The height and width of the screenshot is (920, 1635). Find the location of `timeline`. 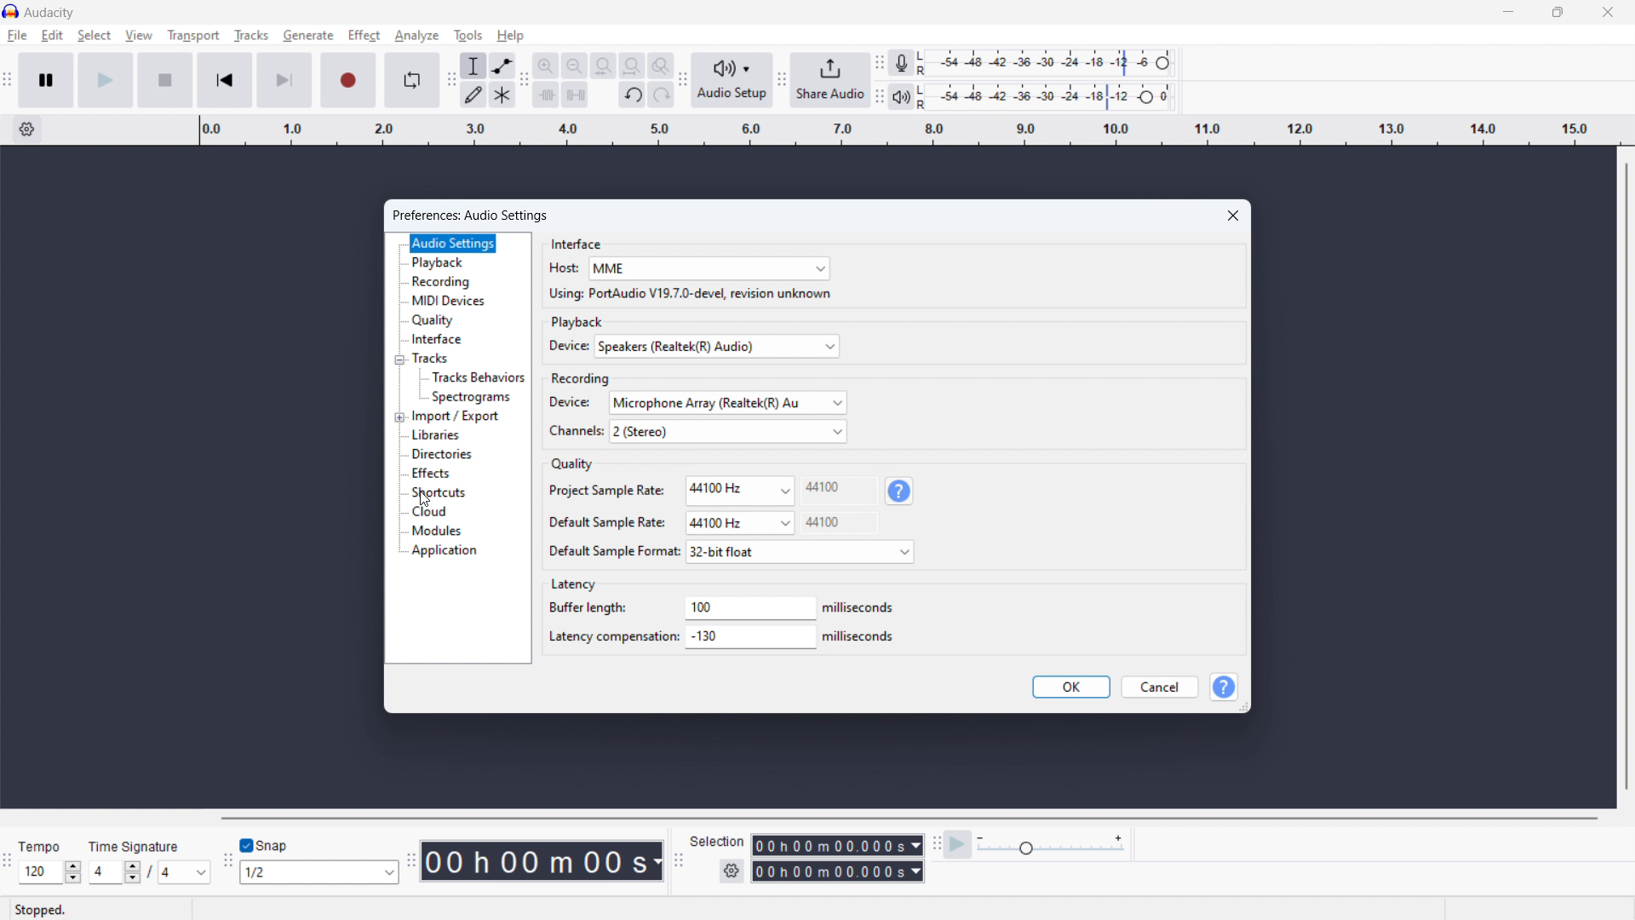

timeline is located at coordinates (916, 131).